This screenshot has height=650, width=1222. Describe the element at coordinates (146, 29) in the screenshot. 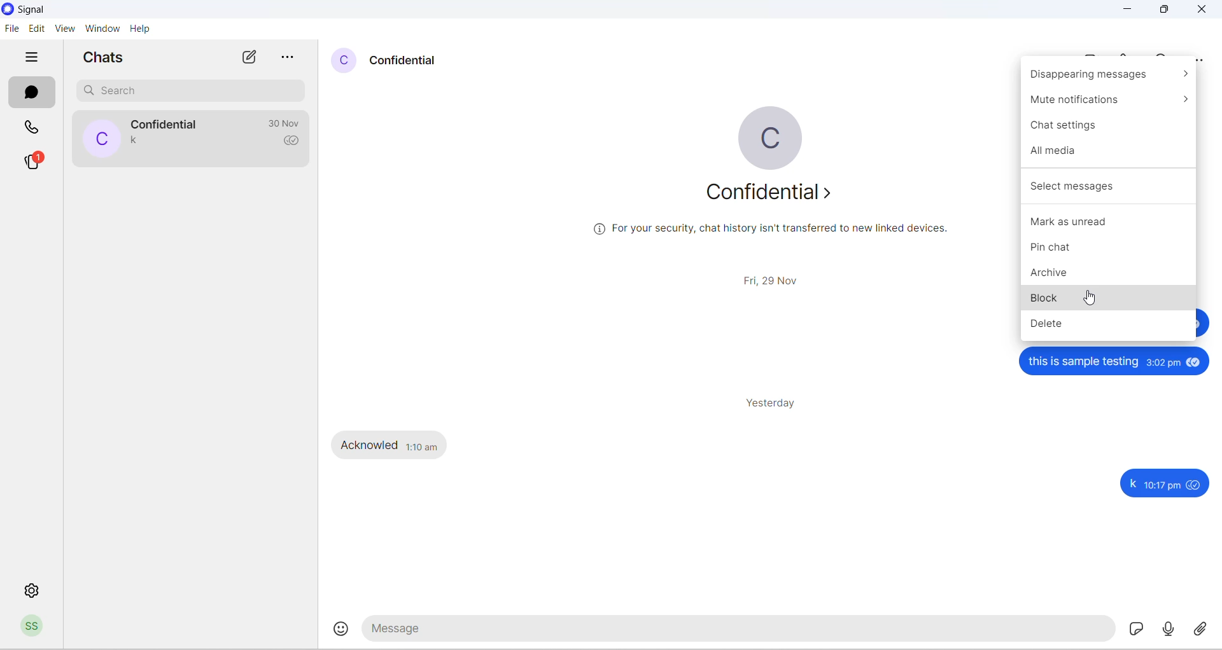

I see `help` at that location.